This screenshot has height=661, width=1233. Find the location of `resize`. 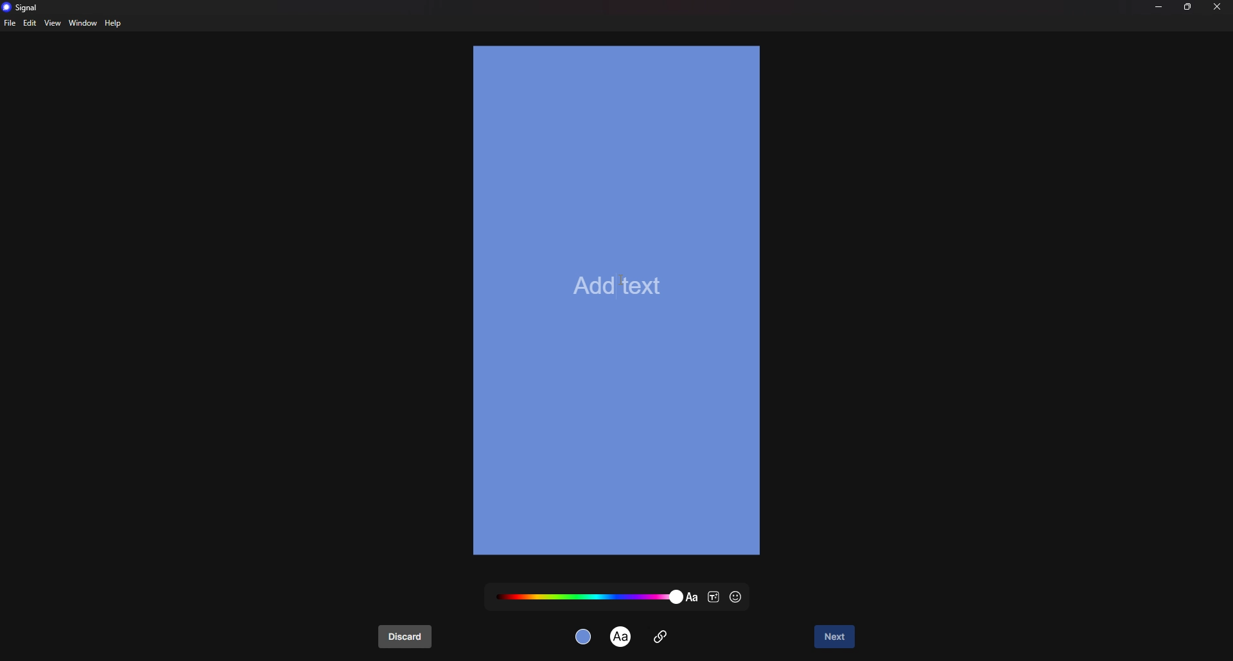

resize is located at coordinates (1189, 6).